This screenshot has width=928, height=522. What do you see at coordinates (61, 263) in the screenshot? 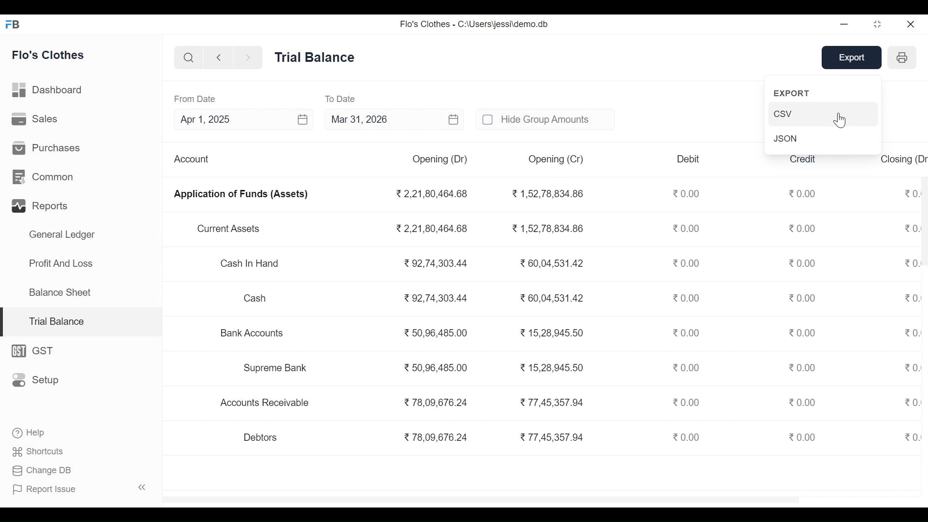
I see `Profit And Loss` at bounding box center [61, 263].